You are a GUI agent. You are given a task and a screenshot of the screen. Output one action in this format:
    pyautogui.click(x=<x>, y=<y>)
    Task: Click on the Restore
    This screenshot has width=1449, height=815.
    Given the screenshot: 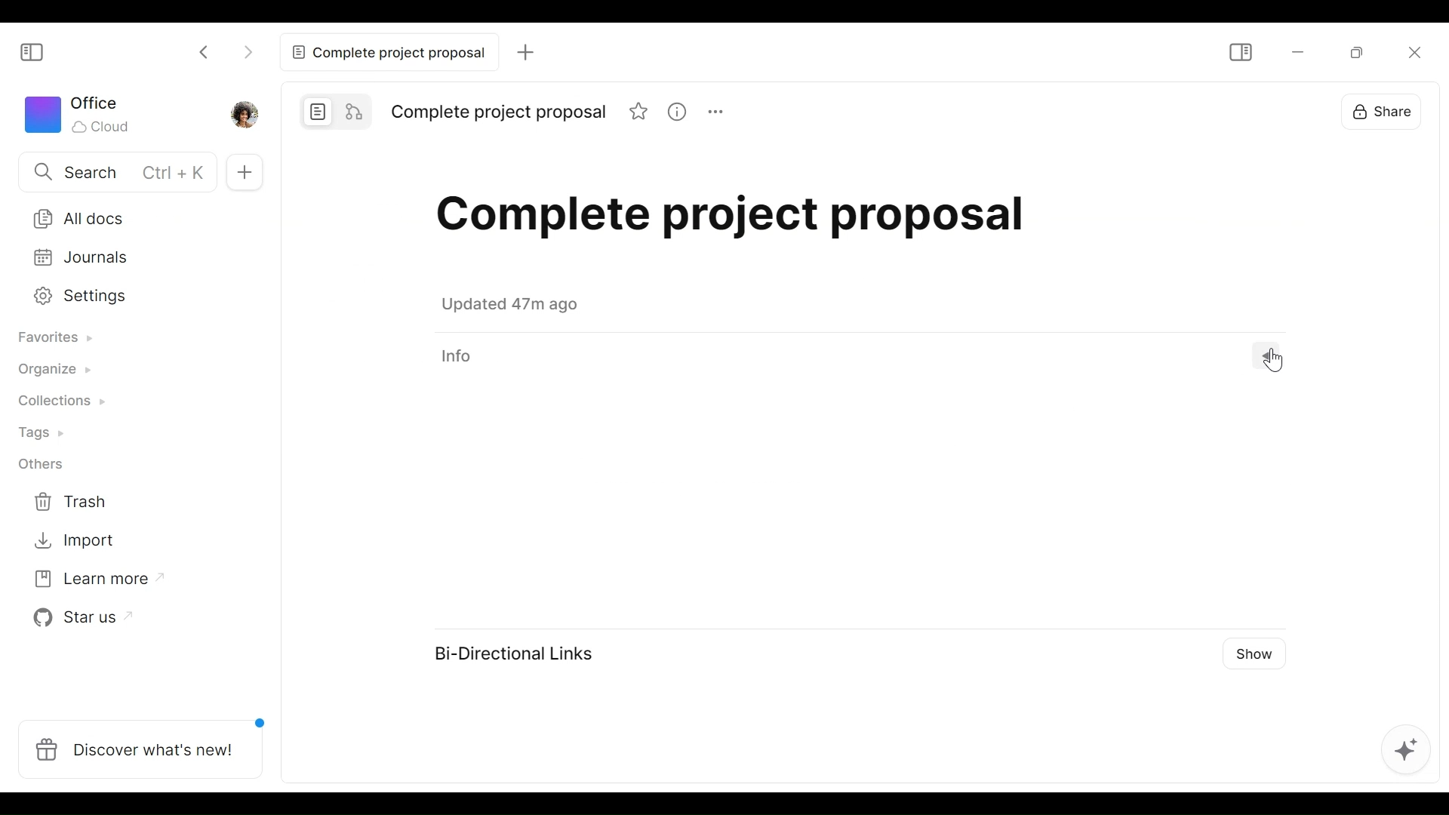 What is the action you would take?
    pyautogui.click(x=1361, y=51)
    